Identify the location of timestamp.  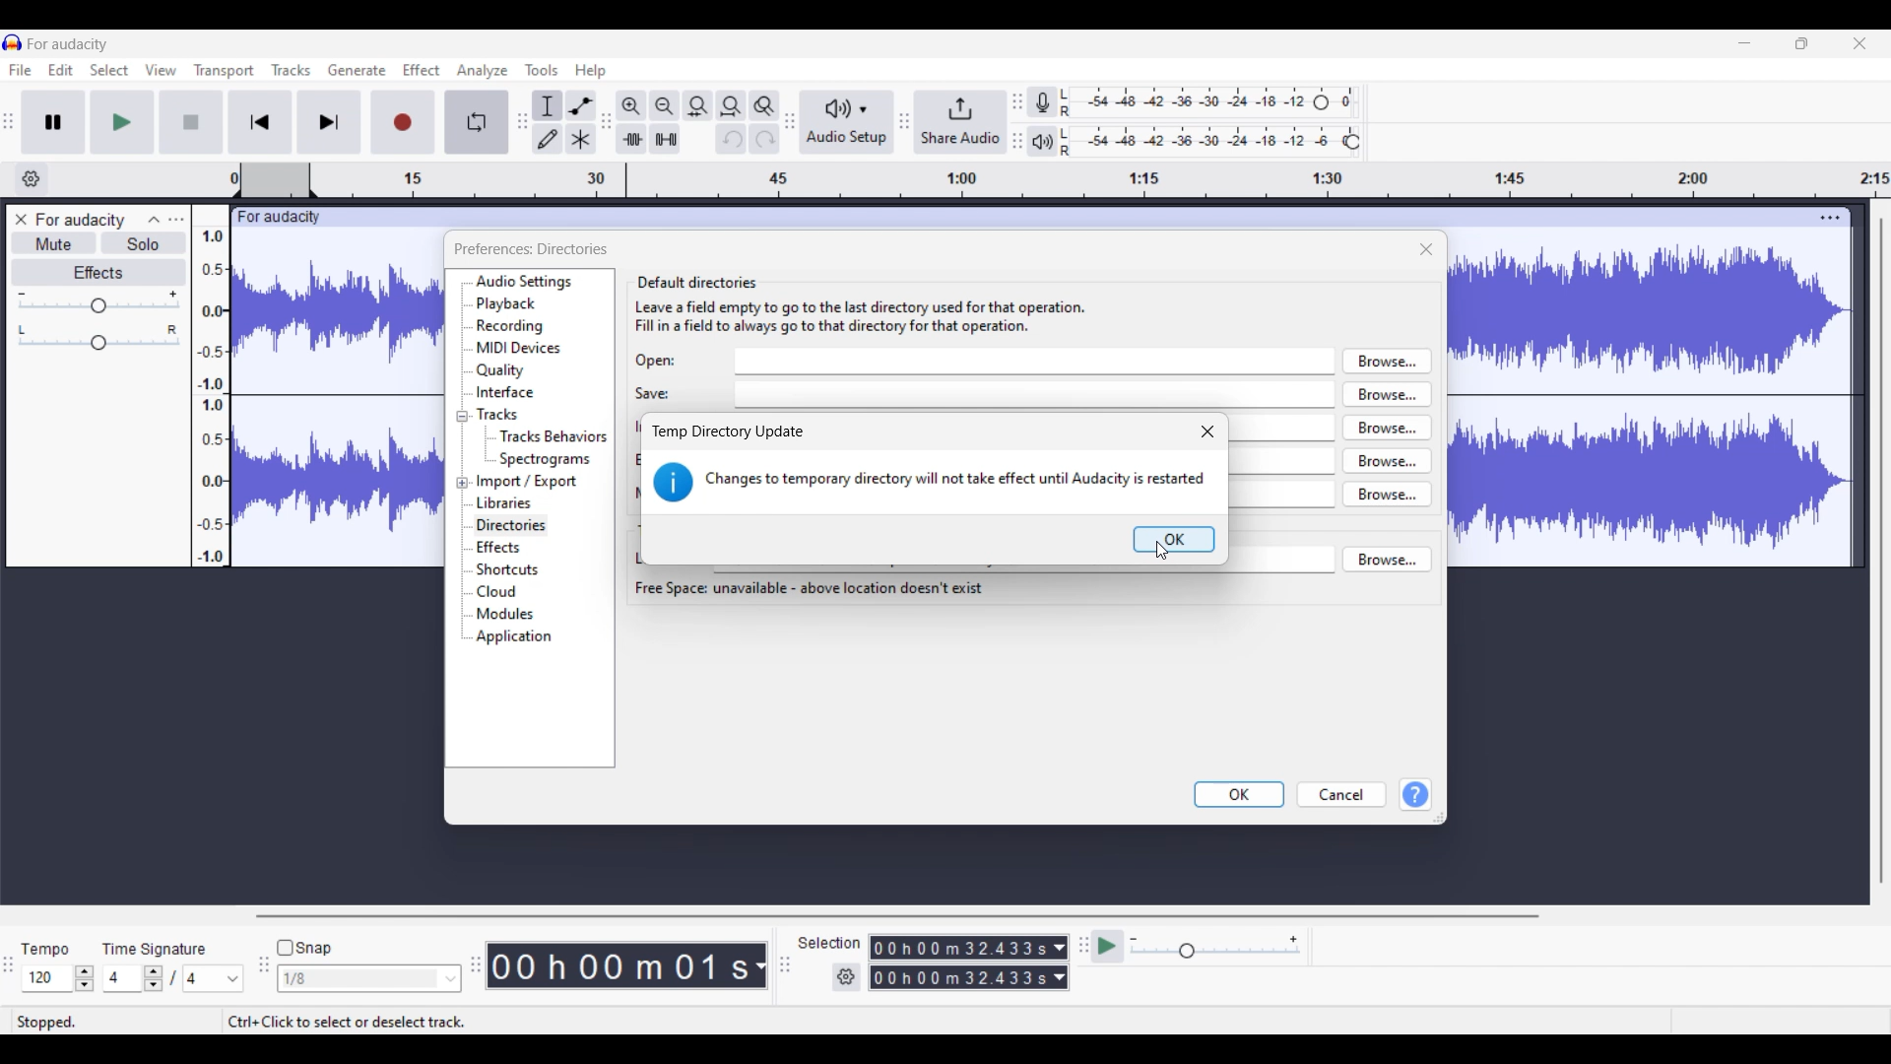
(1061, 180).